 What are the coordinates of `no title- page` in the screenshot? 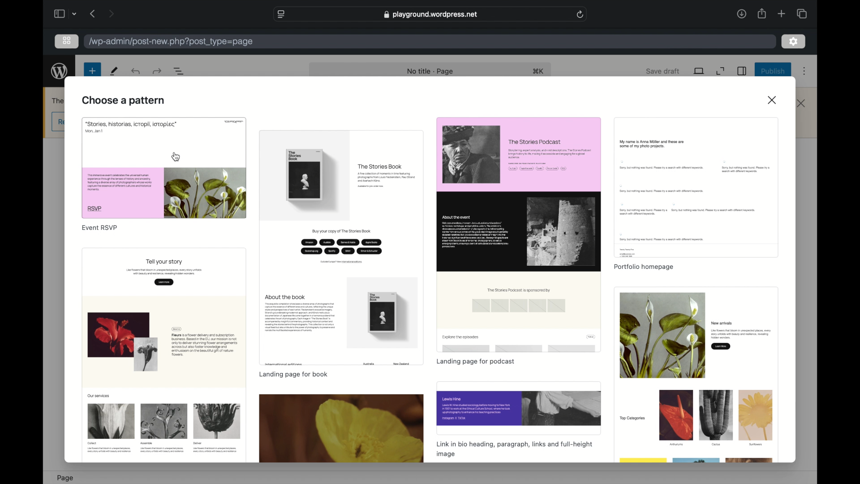 It's located at (430, 72).